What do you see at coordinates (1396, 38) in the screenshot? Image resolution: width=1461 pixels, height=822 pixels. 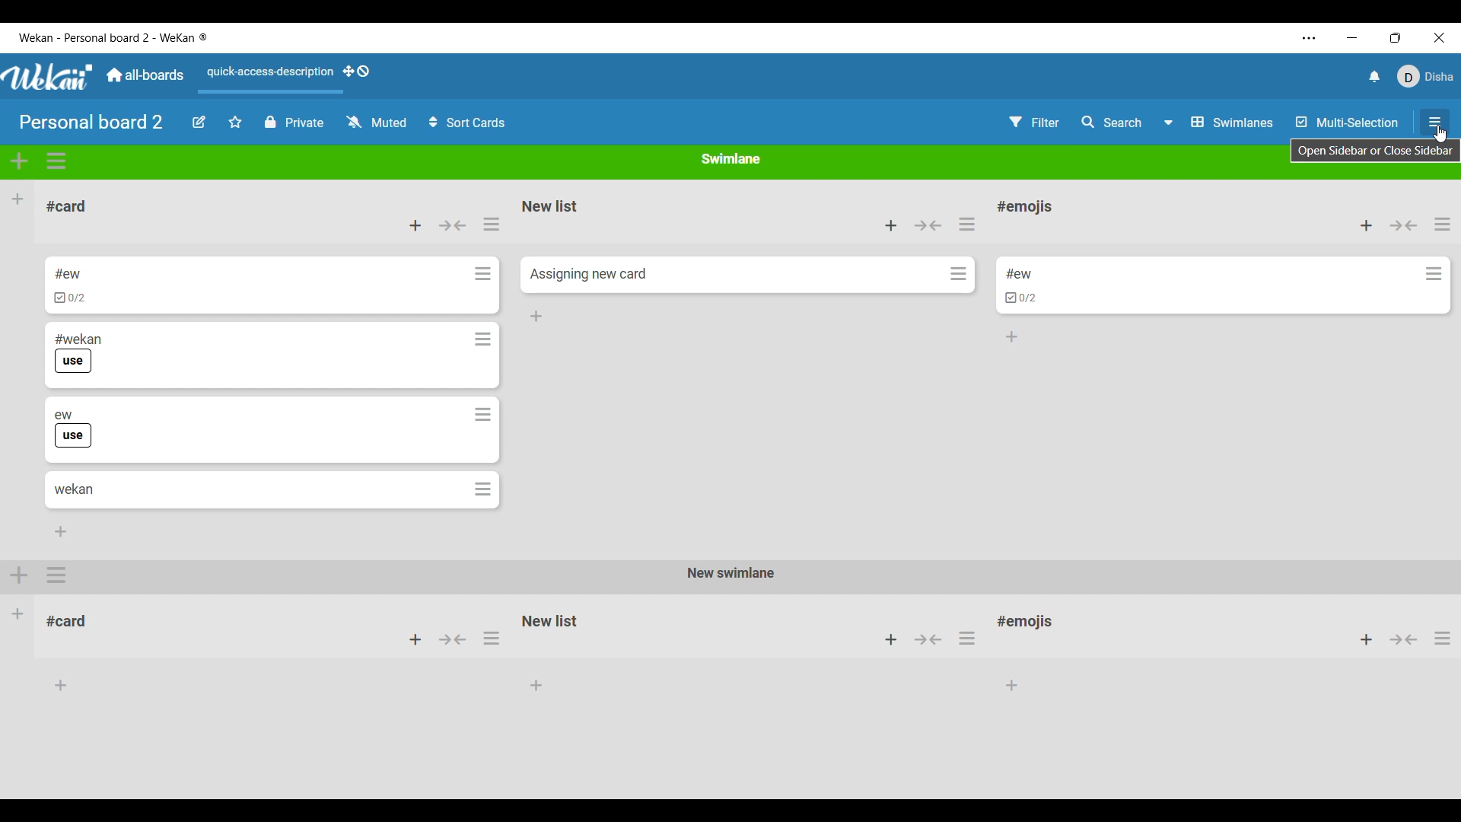 I see `Show interface in a smaller tab` at bounding box center [1396, 38].